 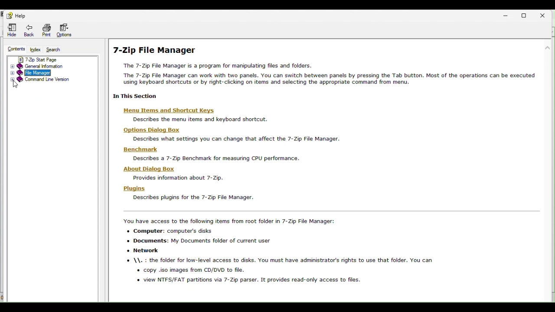 I want to click on File manager, so click(x=48, y=72).